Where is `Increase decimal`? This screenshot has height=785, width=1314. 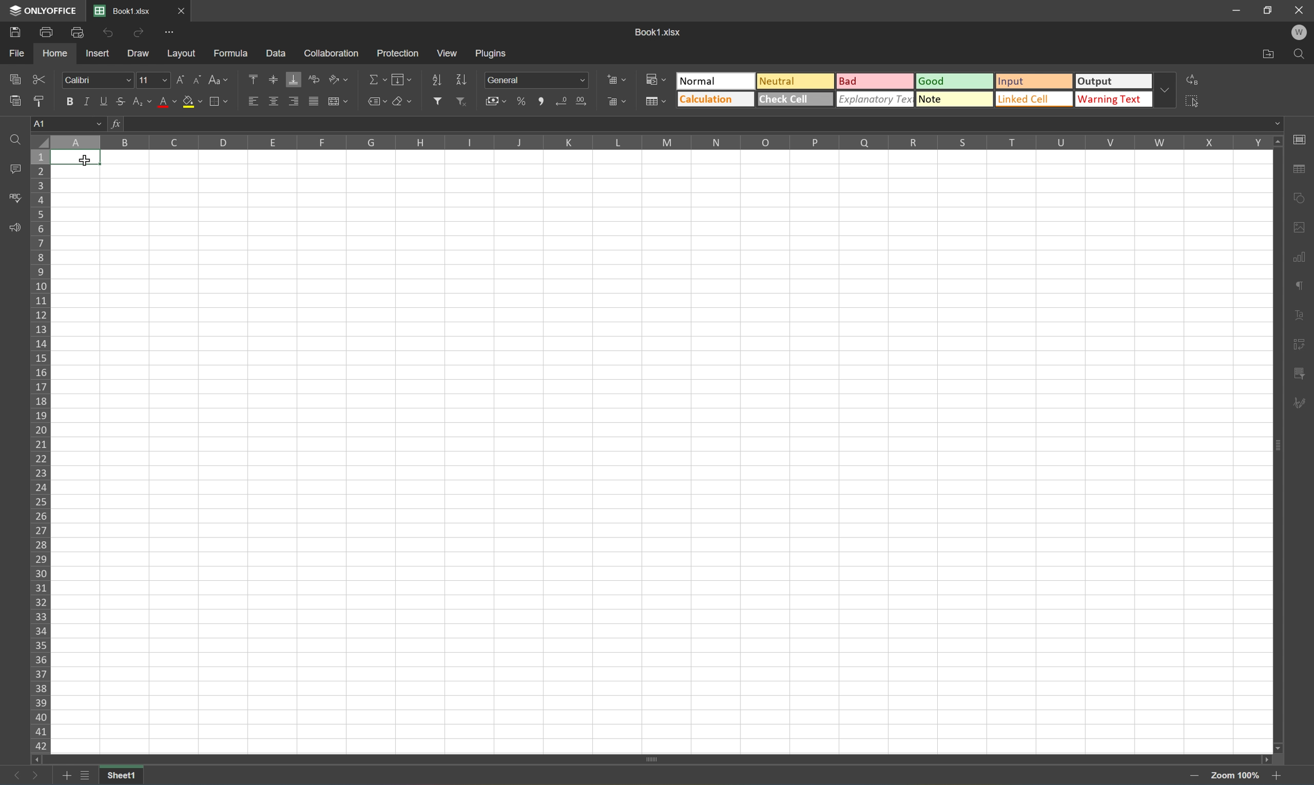 Increase decimal is located at coordinates (582, 102).